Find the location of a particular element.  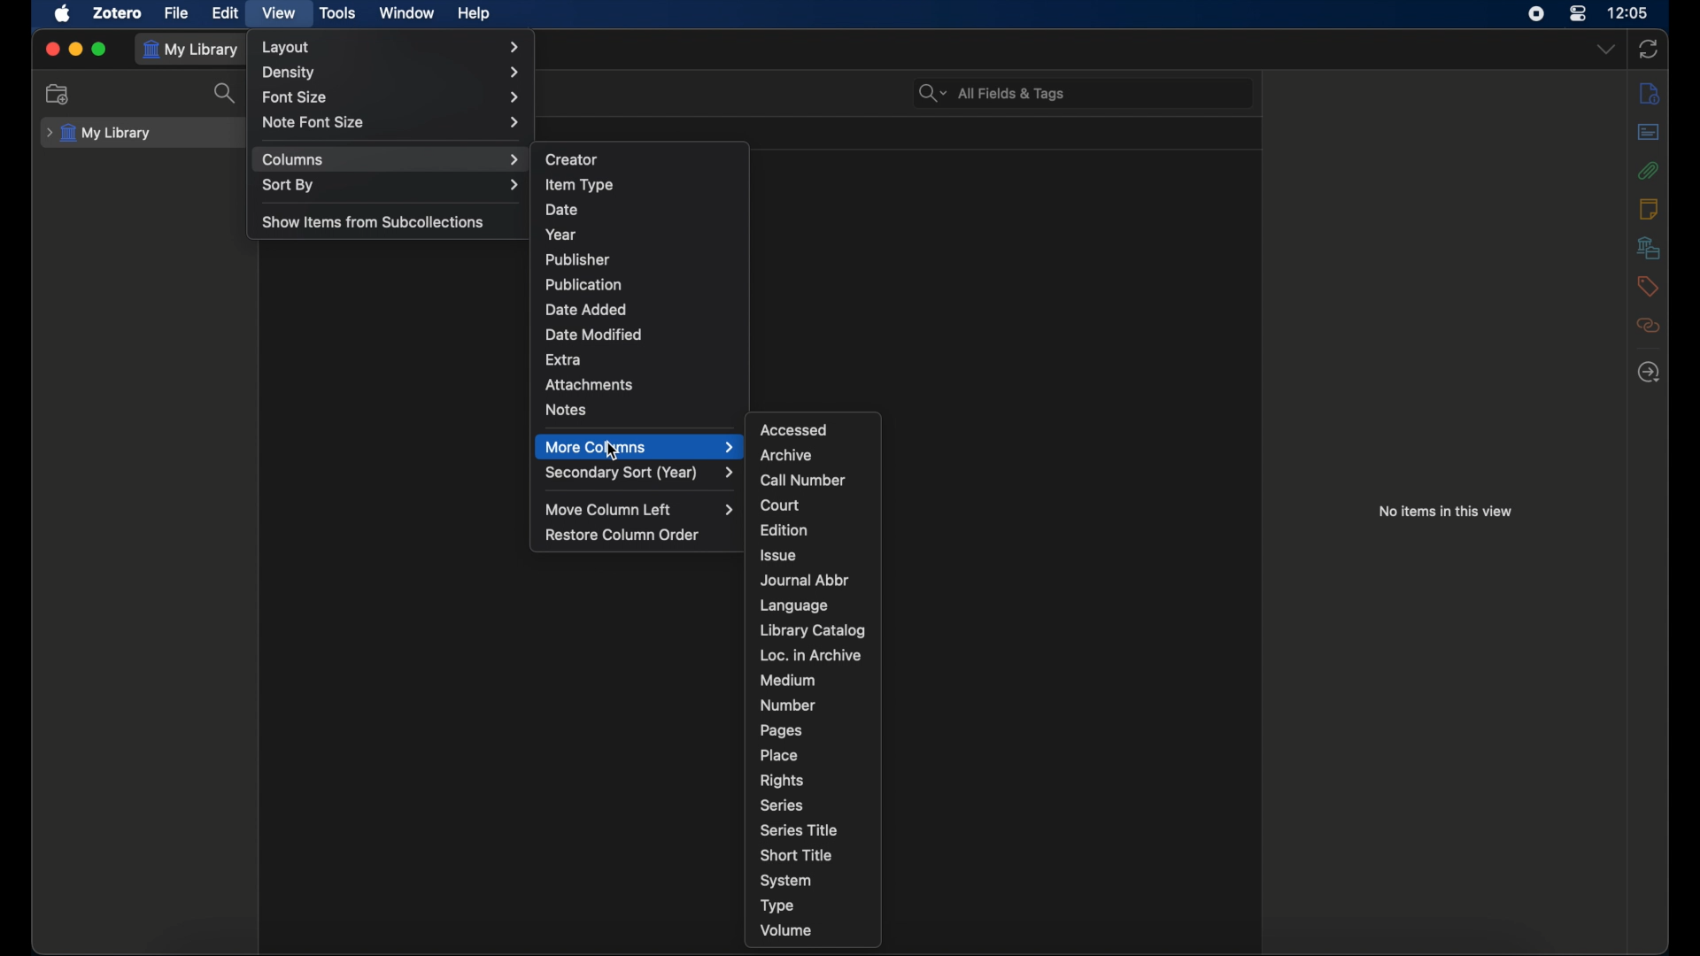

date is located at coordinates (561, 209).